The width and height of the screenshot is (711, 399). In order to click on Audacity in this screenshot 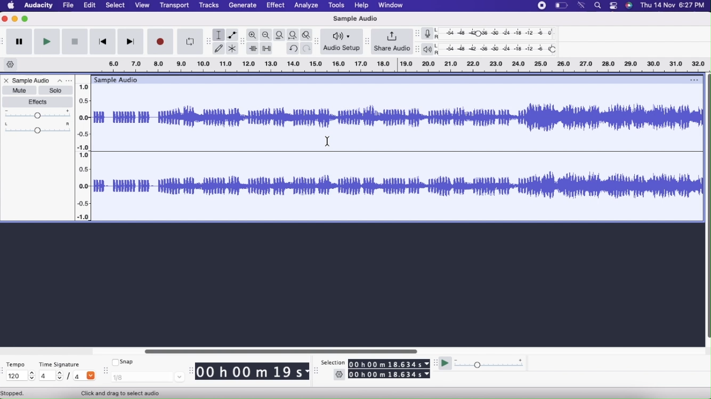, I will do `click(40, 5)`.